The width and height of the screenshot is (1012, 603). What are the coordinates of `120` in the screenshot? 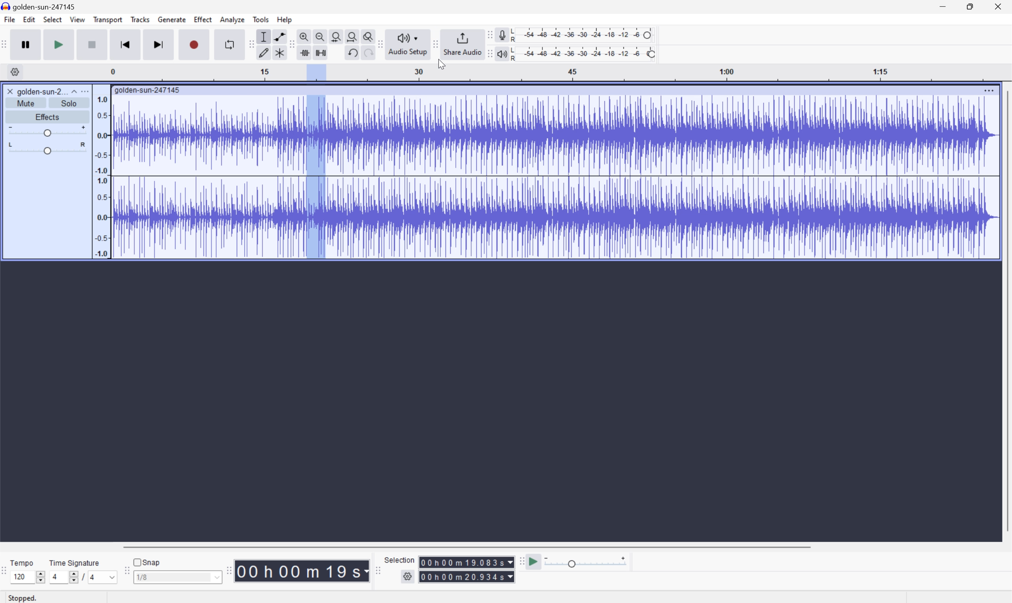 It's located at (19, 577).